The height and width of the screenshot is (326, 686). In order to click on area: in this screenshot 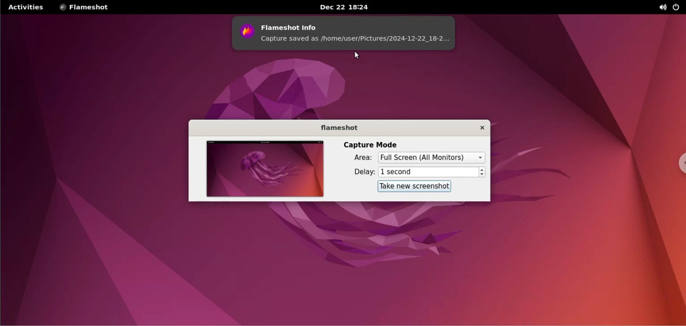, I will do `click(361, 158)`.